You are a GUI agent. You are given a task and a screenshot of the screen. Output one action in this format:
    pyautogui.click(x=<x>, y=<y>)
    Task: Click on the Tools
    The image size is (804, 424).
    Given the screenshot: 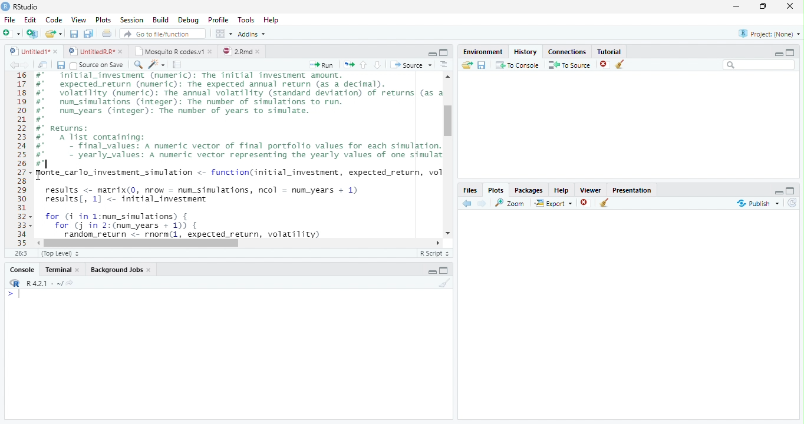 What is the action you would take?
    pyautogui.click(x=245, y=20)
    